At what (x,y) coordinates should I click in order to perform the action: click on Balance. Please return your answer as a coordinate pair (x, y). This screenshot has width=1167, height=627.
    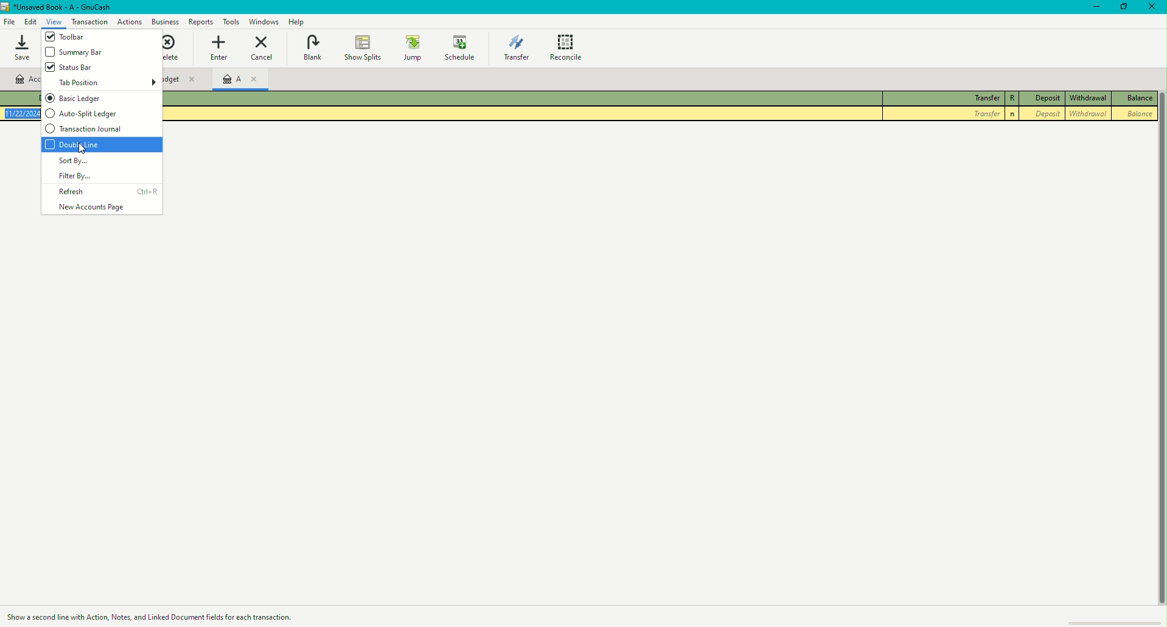
    Looking at the image, I should click on (1135, 97).